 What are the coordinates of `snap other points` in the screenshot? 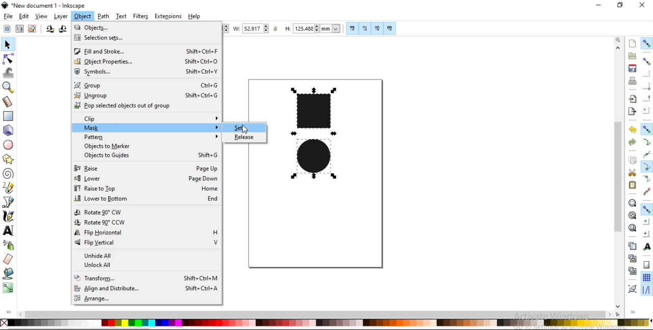 It's located at (647, 209).